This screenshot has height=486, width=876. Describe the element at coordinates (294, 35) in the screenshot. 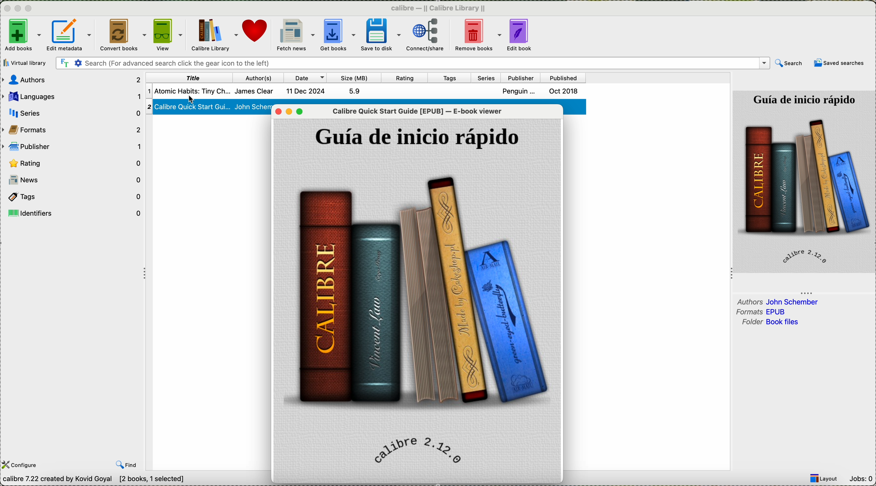

I see `fetch news` at that location.